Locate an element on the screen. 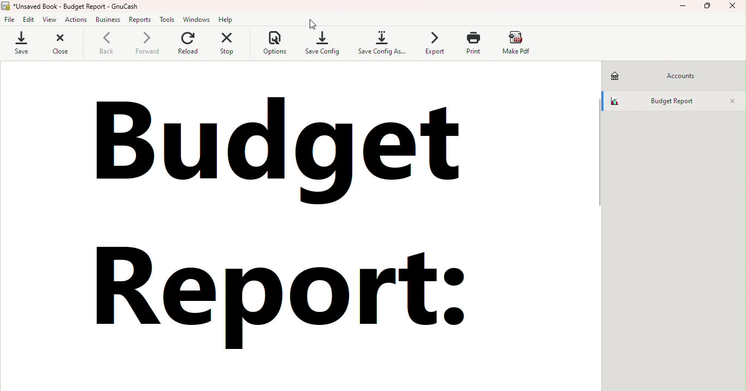 The image size is (746, 391). File is located at coordinates (9, 20).